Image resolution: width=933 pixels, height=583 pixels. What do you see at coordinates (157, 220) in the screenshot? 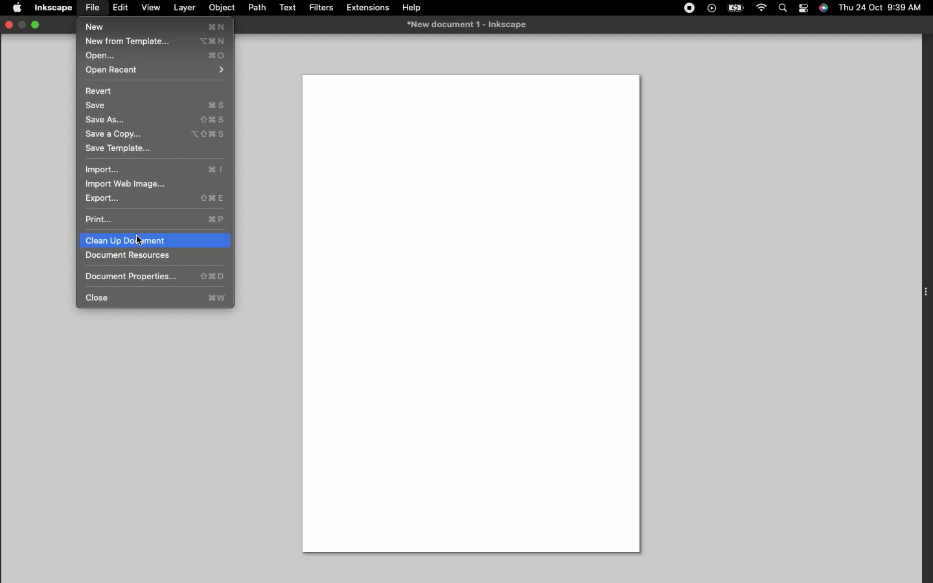
I see `Print` at bounding box center [157, 220].